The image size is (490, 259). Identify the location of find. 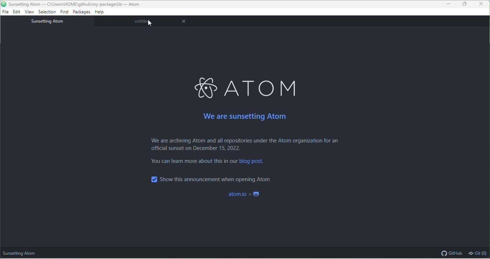
(64, 12).